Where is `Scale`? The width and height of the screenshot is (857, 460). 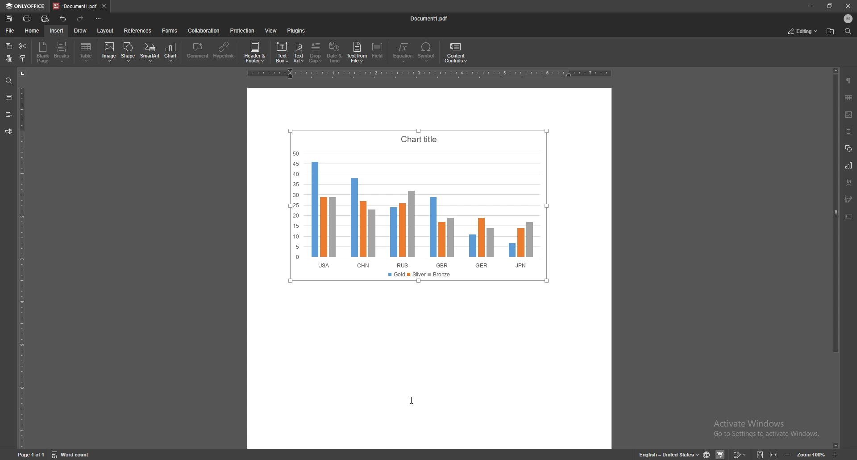
Scale is located at coordinates (432, 74).